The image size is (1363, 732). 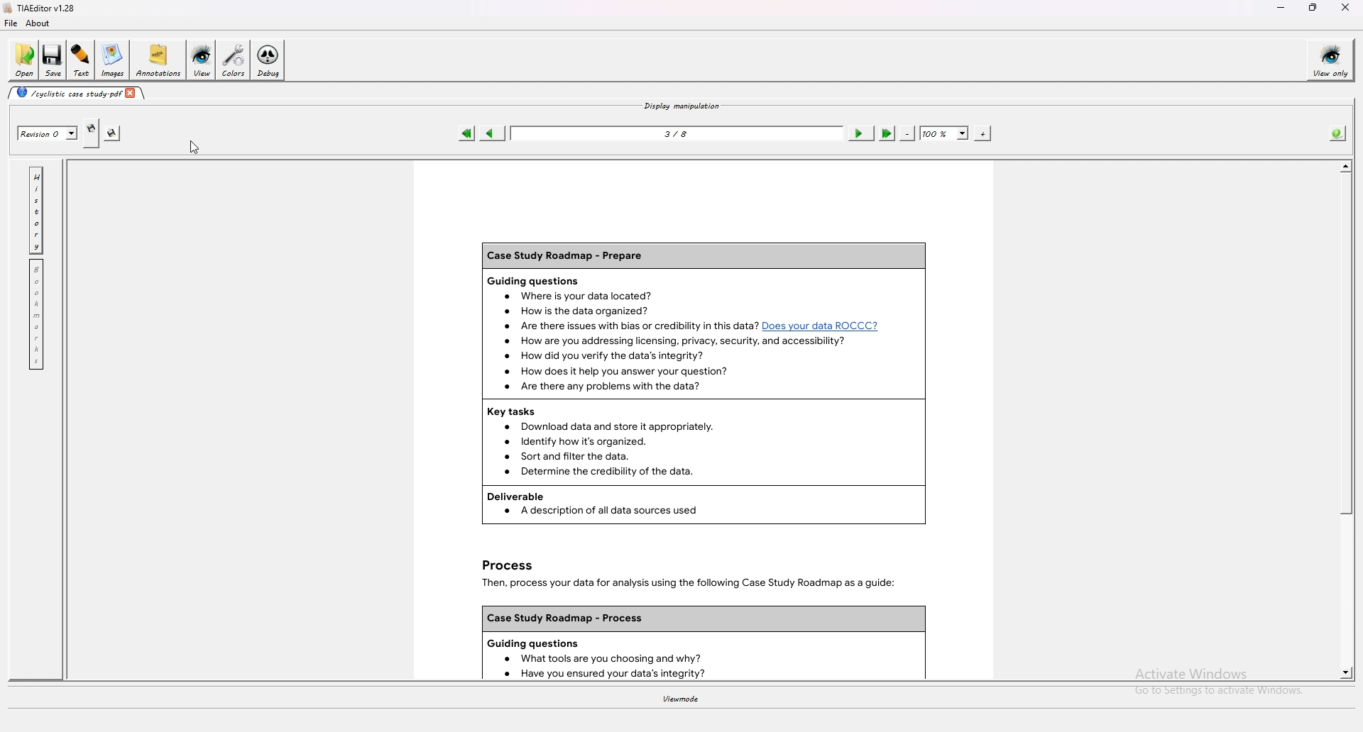 What do you see at coordinates (201, 60) in the screenshot?
I see `view` at bounding box center [201, 60].